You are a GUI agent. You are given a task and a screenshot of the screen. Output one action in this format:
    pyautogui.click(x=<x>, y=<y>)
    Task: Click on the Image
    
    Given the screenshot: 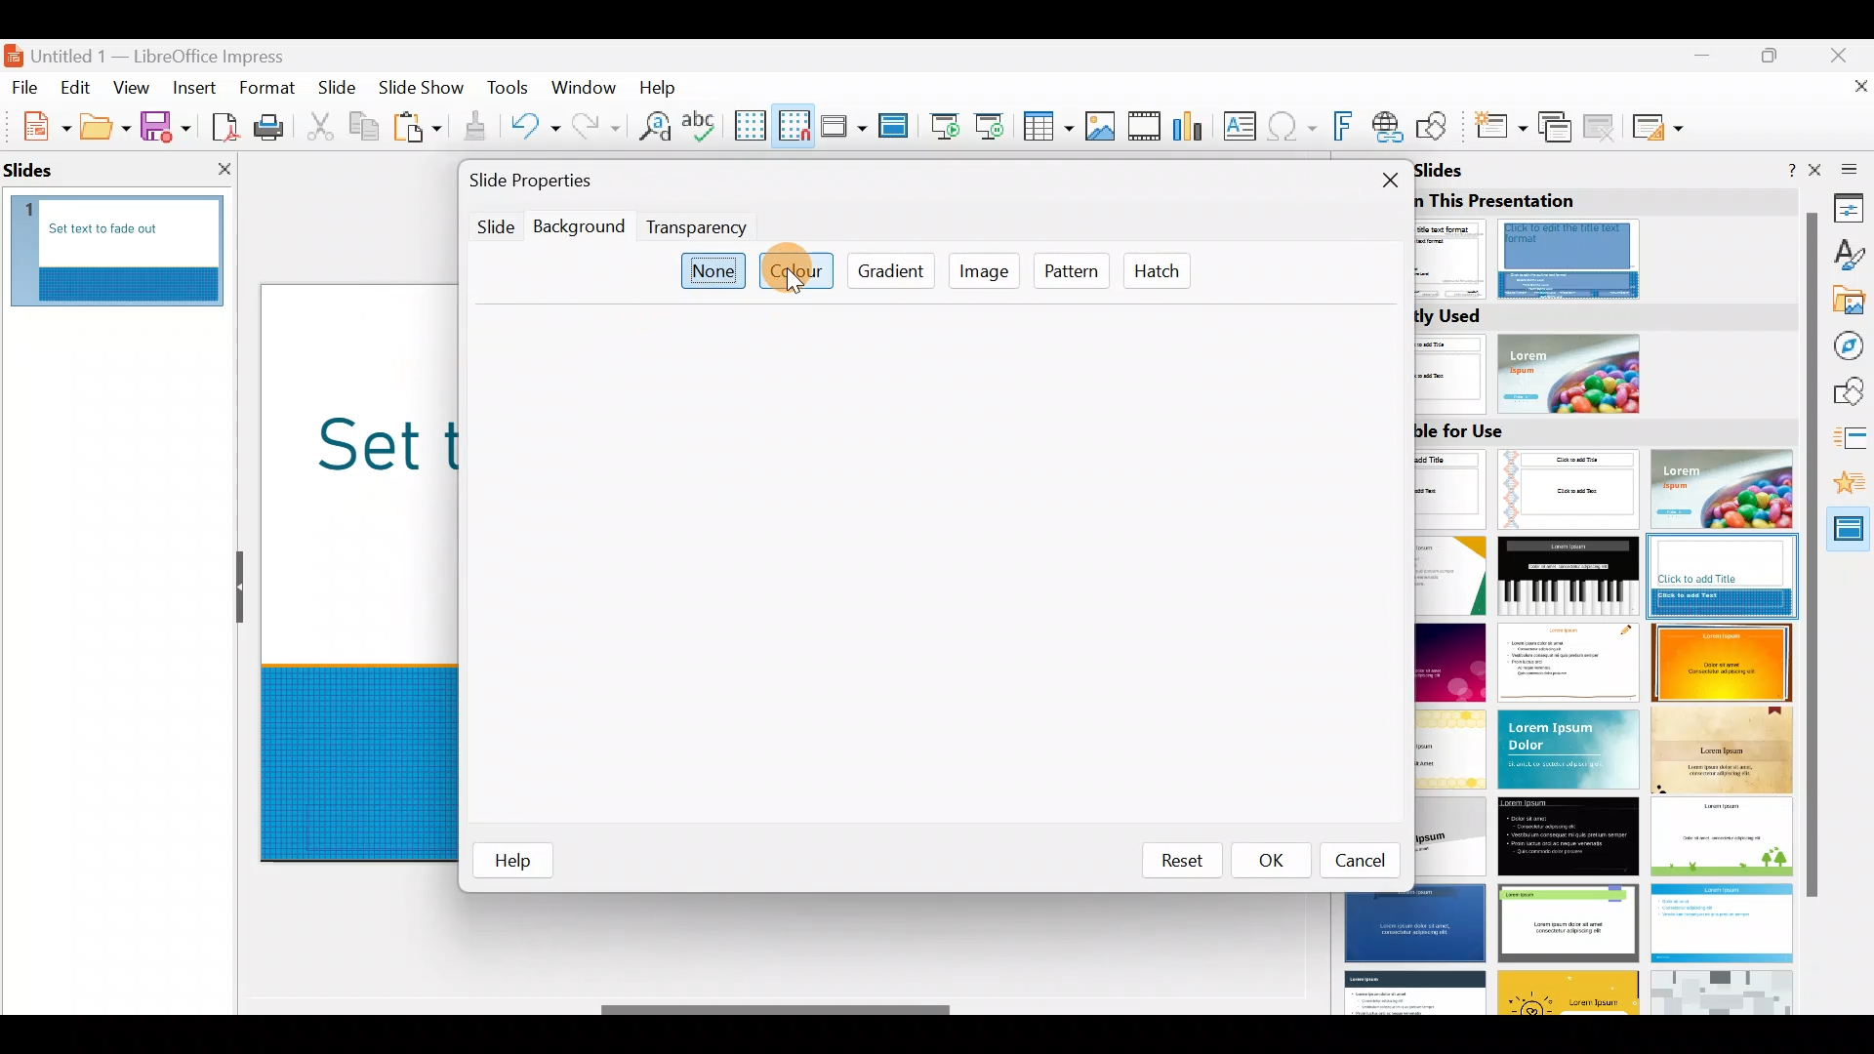 What is the action you would take?
    pyautogui.click(x=988, y=275)
    